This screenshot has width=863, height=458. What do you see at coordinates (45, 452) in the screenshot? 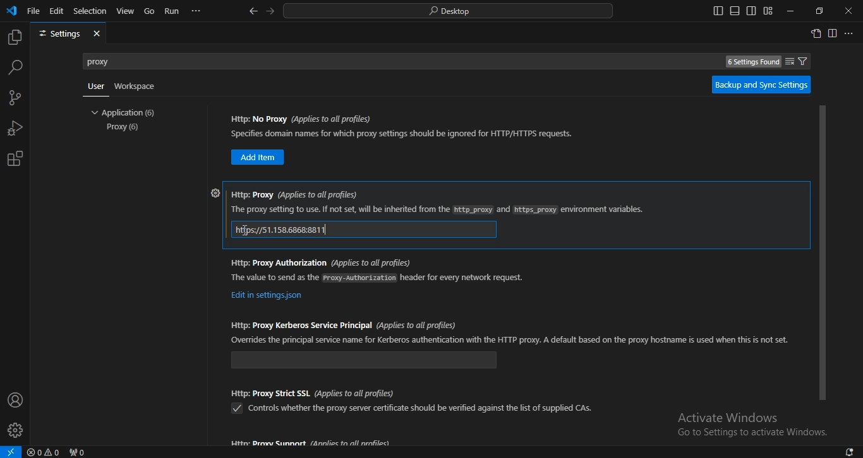
I see `No problems` at bounding box center [45, 452].